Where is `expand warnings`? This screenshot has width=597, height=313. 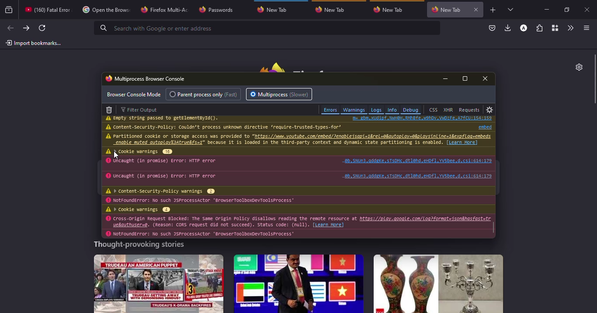 expand warnings is located at coordinates (166, 191).